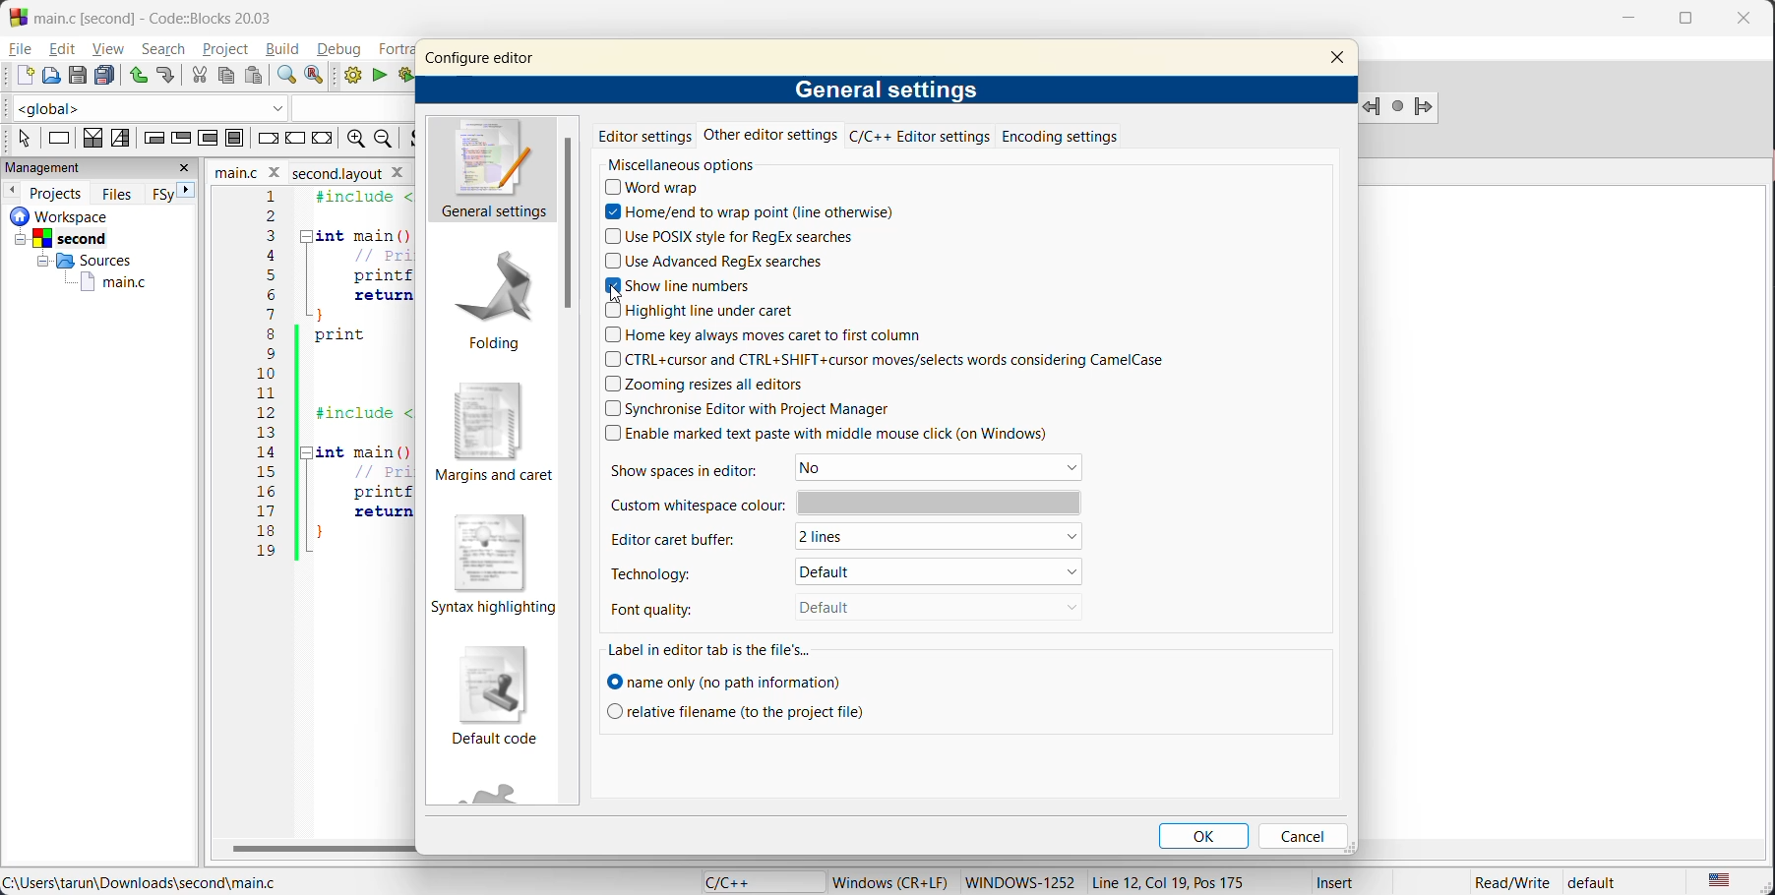  I want to click on return instruction, so click(323, 138).